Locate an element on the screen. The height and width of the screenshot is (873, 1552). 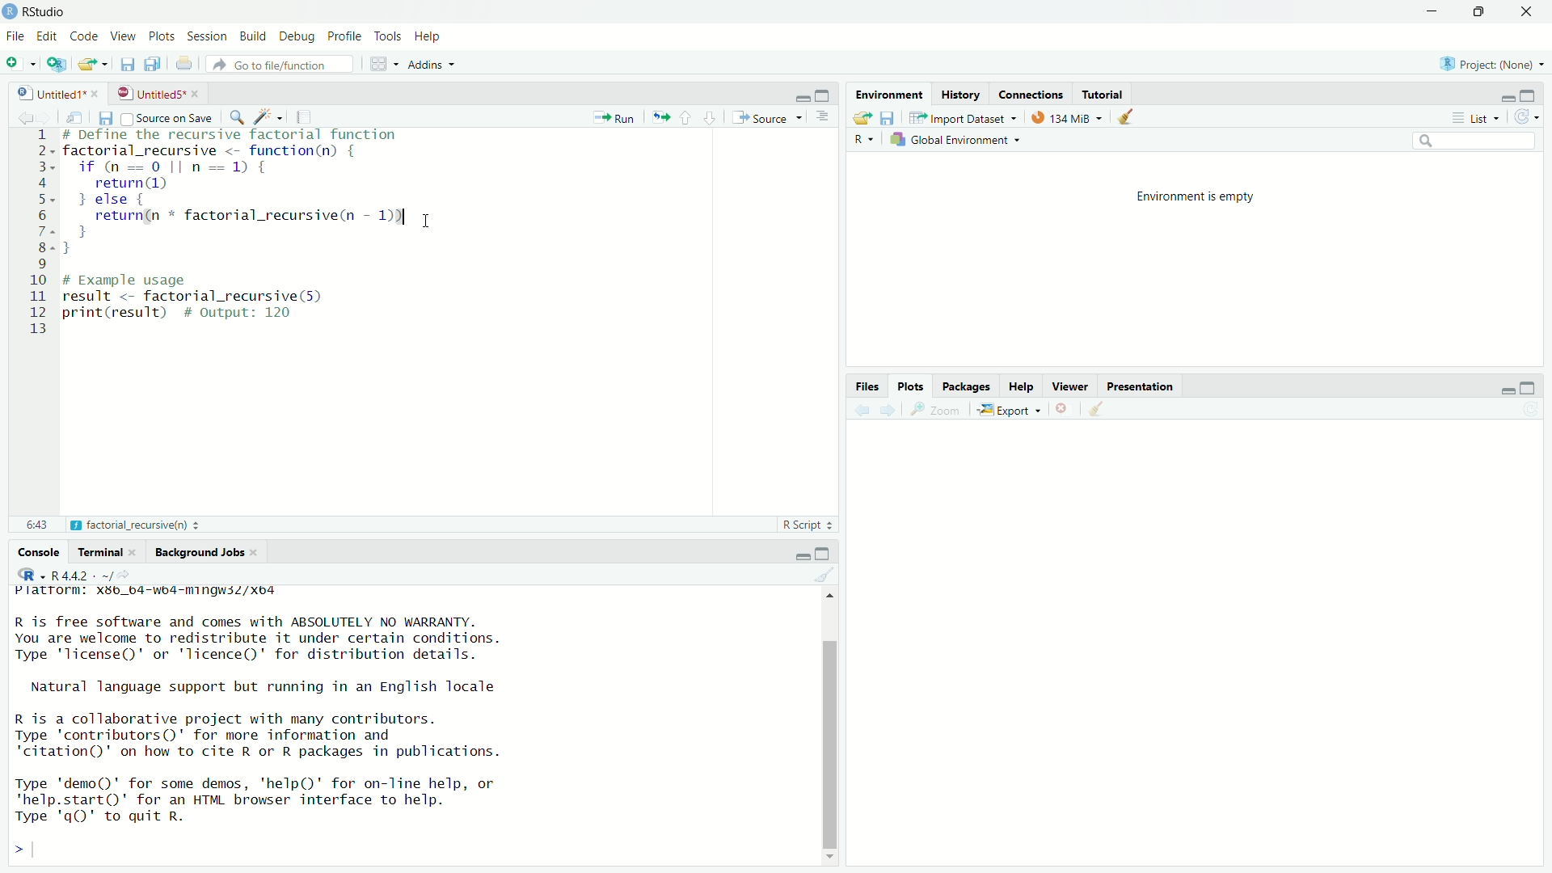
Import Dataset is located at coordinates (969, 116).